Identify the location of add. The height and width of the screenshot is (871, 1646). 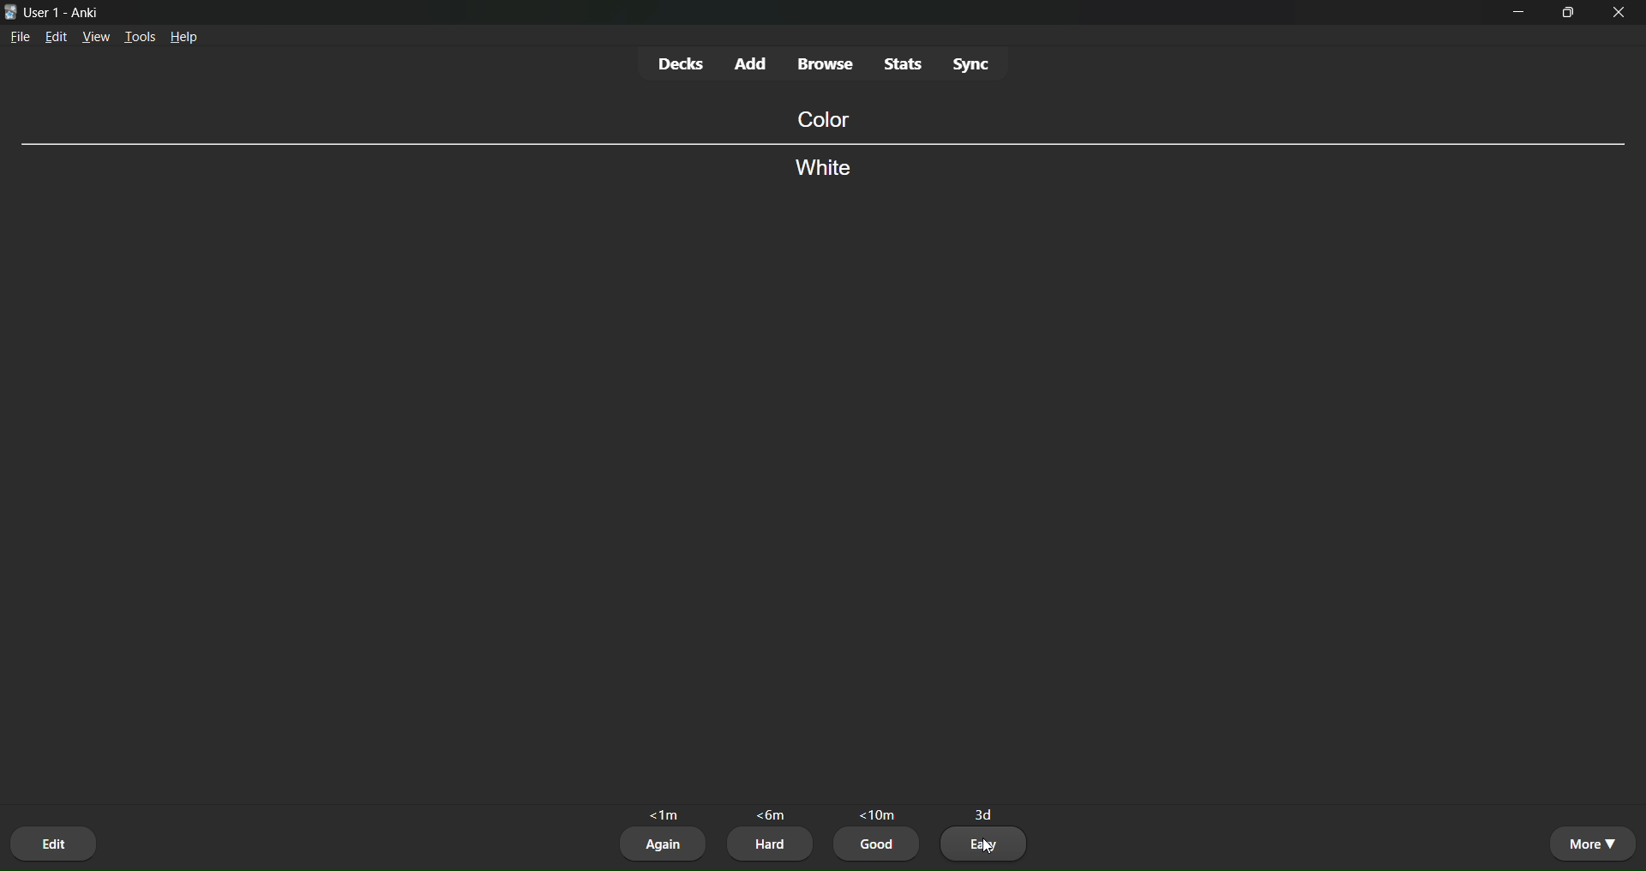
(753, 61).